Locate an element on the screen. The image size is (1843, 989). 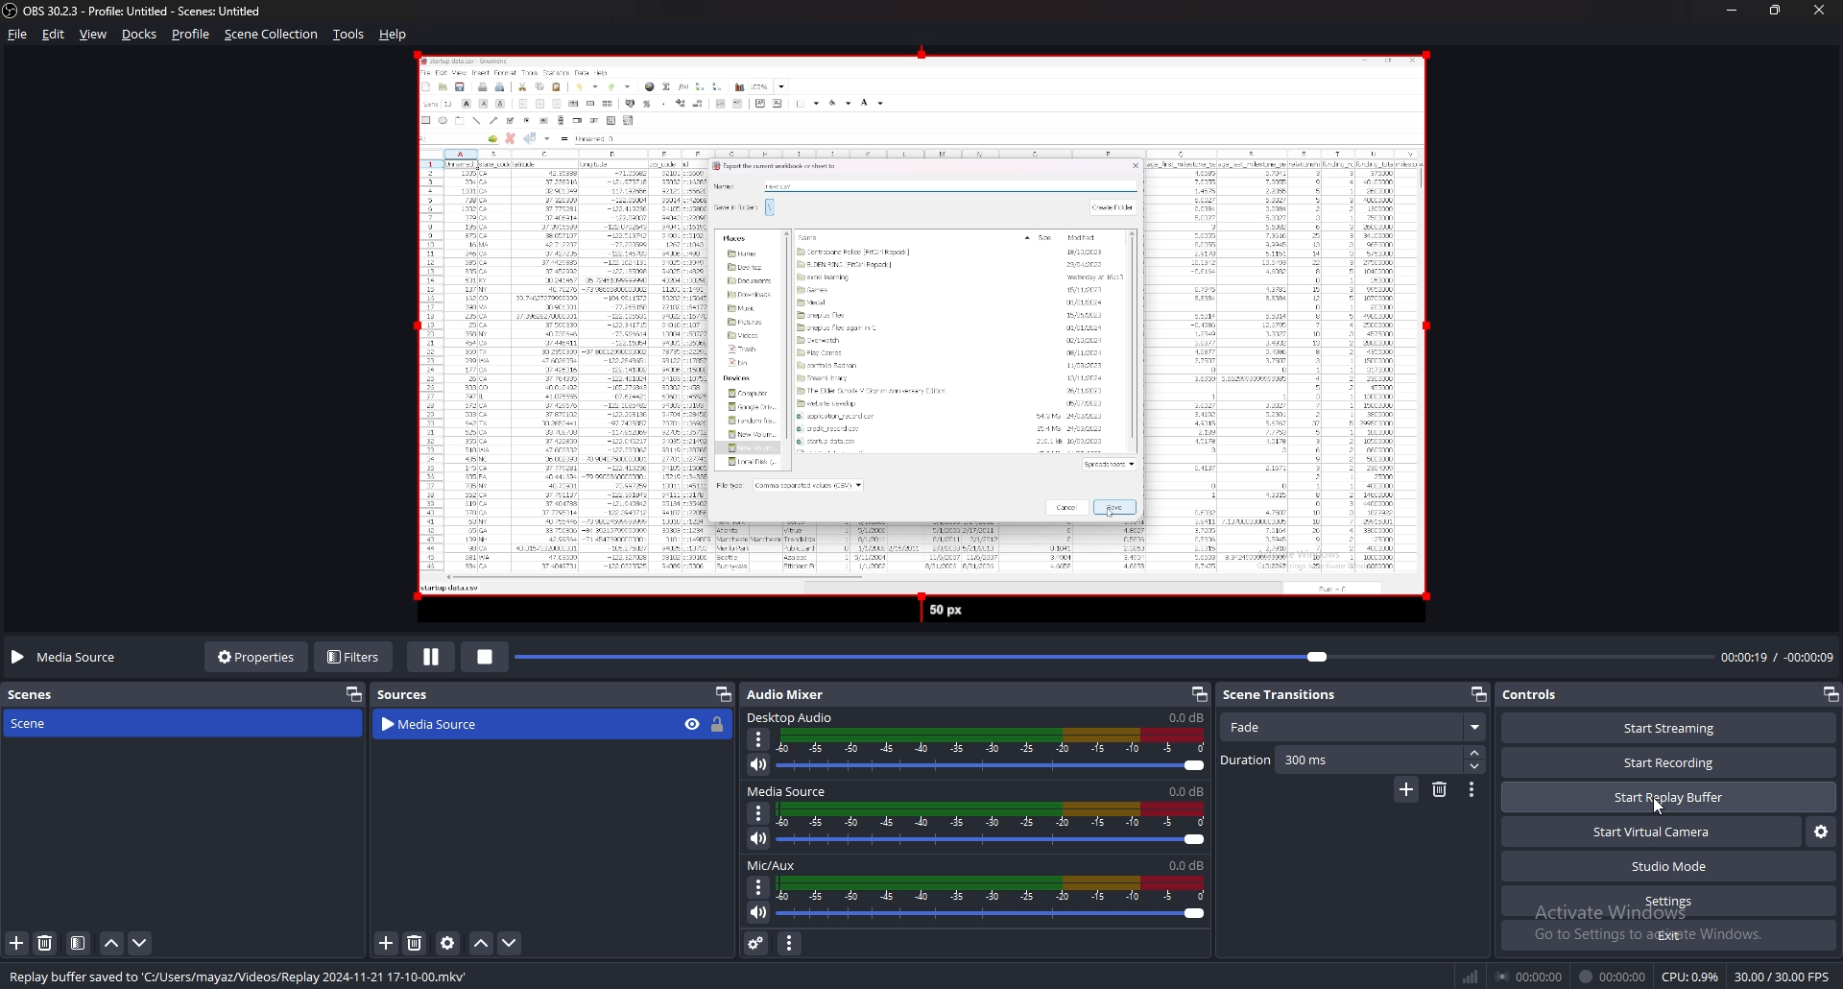
stop is located at coordinates (486, 657).